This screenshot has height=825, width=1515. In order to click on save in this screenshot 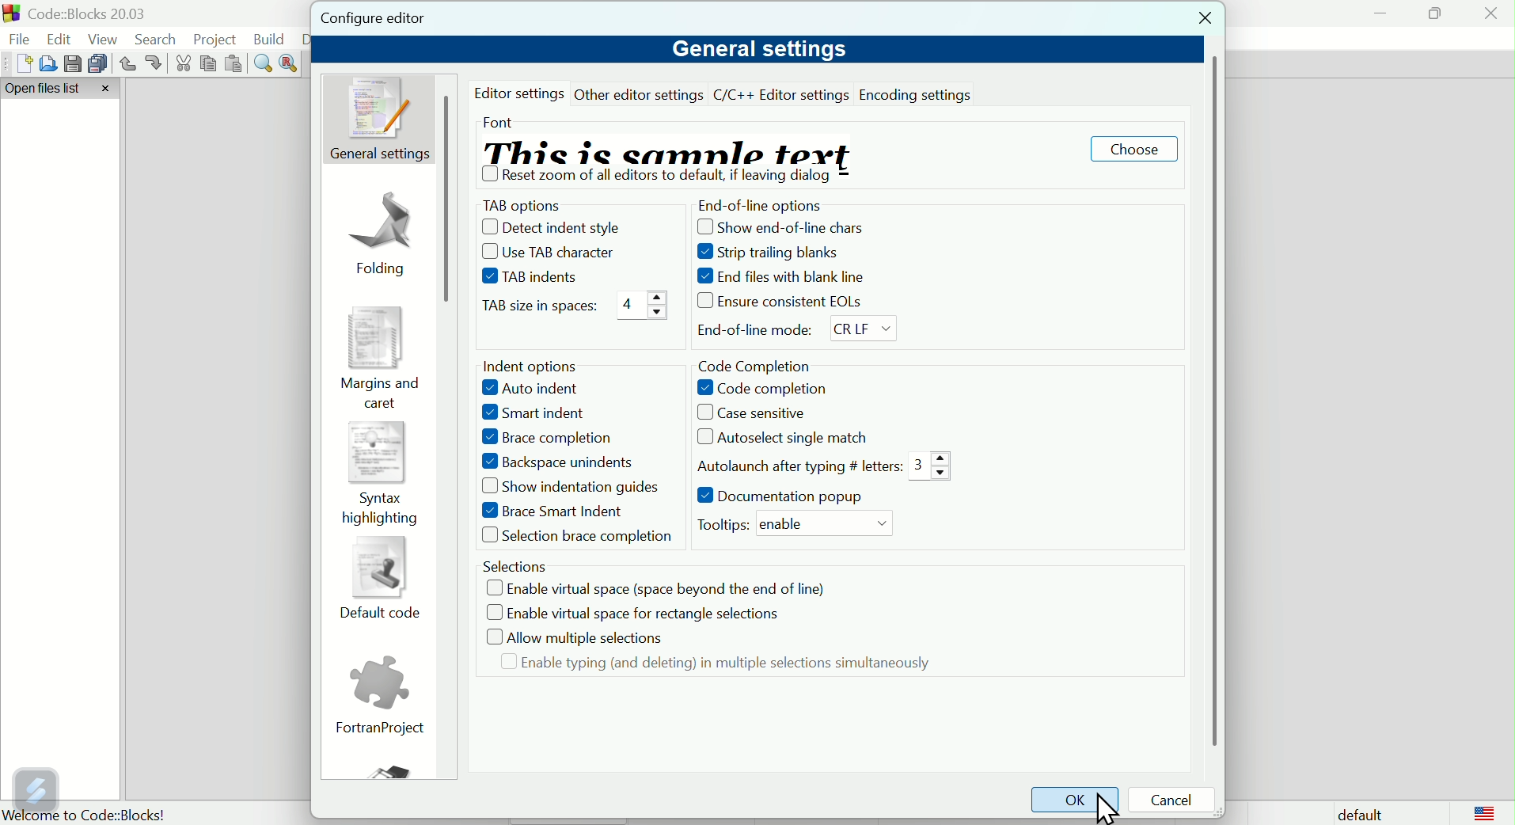, I will do `click(70, 62)`.